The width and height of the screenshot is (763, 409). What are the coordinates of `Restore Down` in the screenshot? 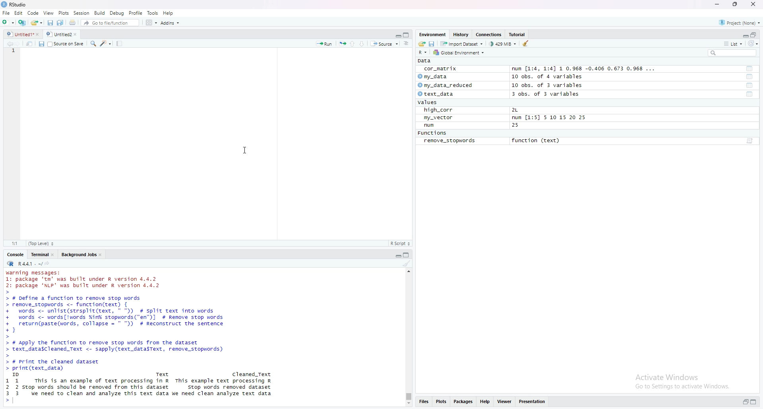 It's located at (743, 402).